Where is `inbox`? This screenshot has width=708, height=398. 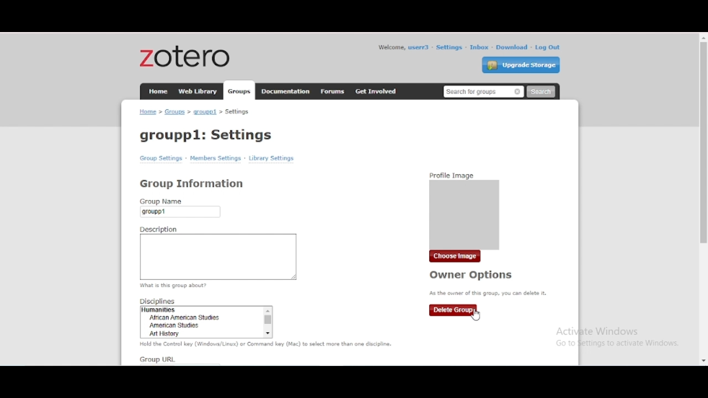
inbox is located at coordinates (480, 47).